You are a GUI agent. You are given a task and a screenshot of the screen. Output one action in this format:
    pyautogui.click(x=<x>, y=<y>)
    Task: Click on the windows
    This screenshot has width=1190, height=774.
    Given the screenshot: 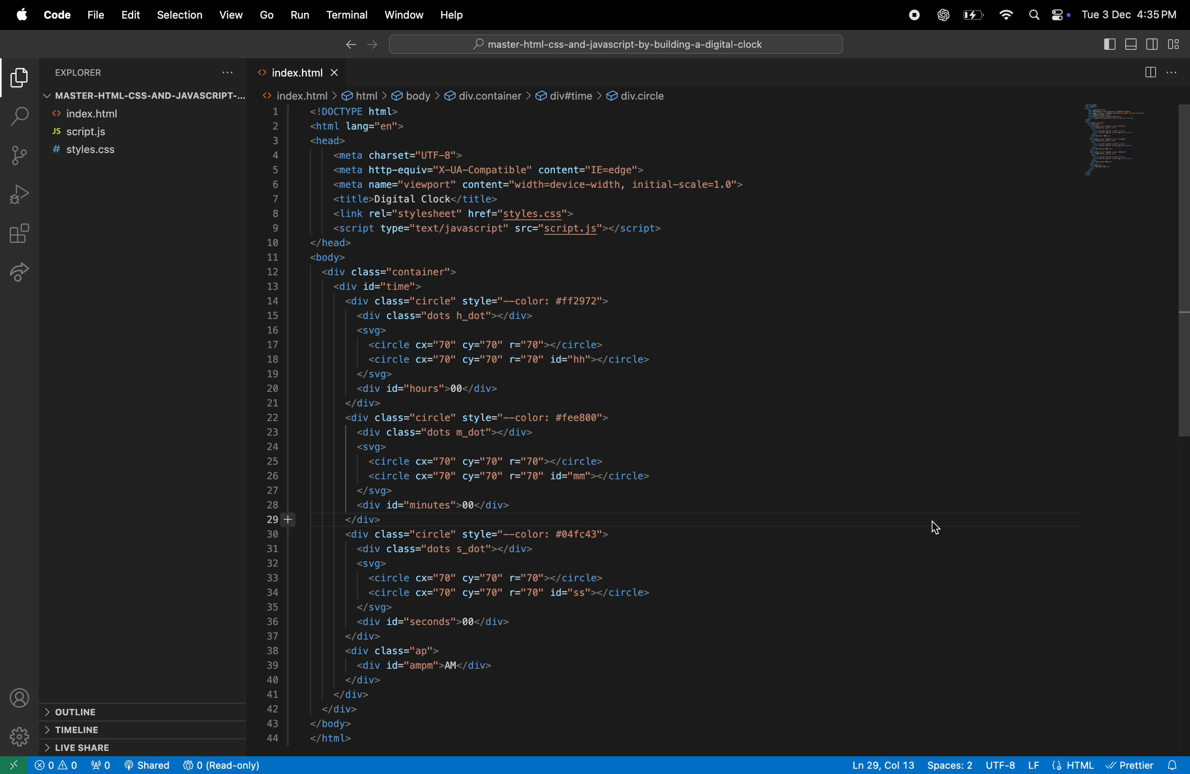 What is the action you would take?
    pyautogui.click(x=405, y=14)
    